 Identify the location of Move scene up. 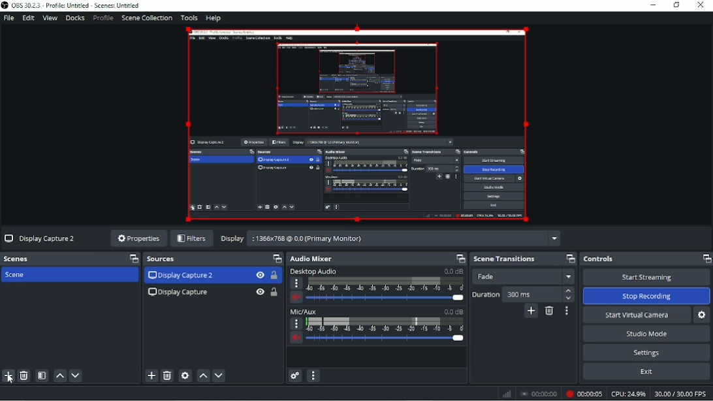
(59, 376).